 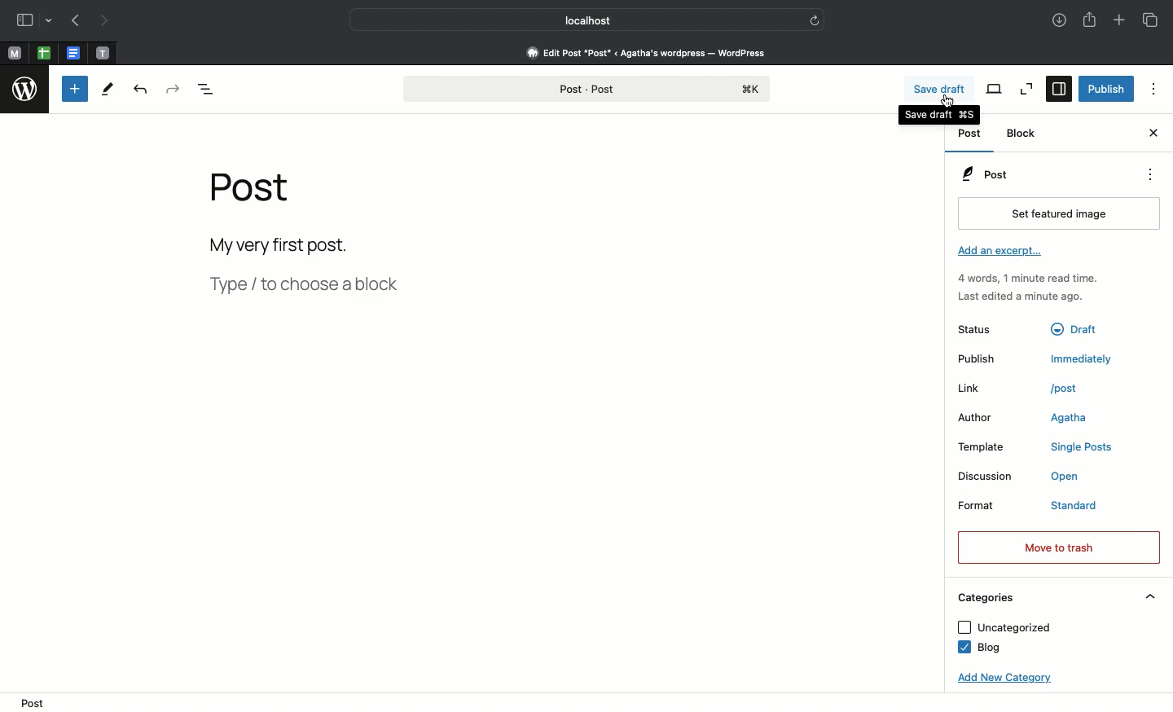 I want to click on Next page, so click(x=109, y=21).